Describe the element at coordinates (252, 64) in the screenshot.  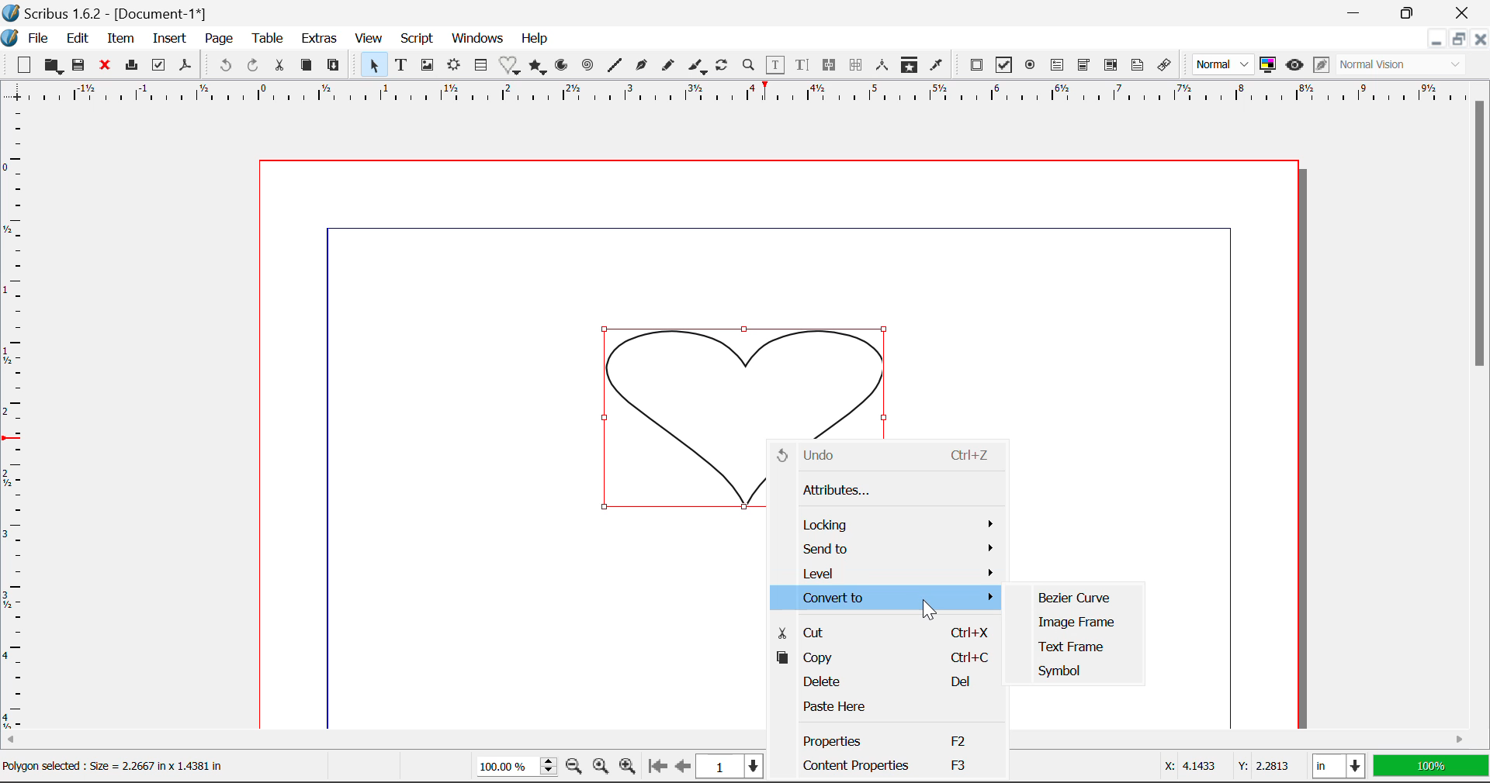
I see `Redo` at that location.